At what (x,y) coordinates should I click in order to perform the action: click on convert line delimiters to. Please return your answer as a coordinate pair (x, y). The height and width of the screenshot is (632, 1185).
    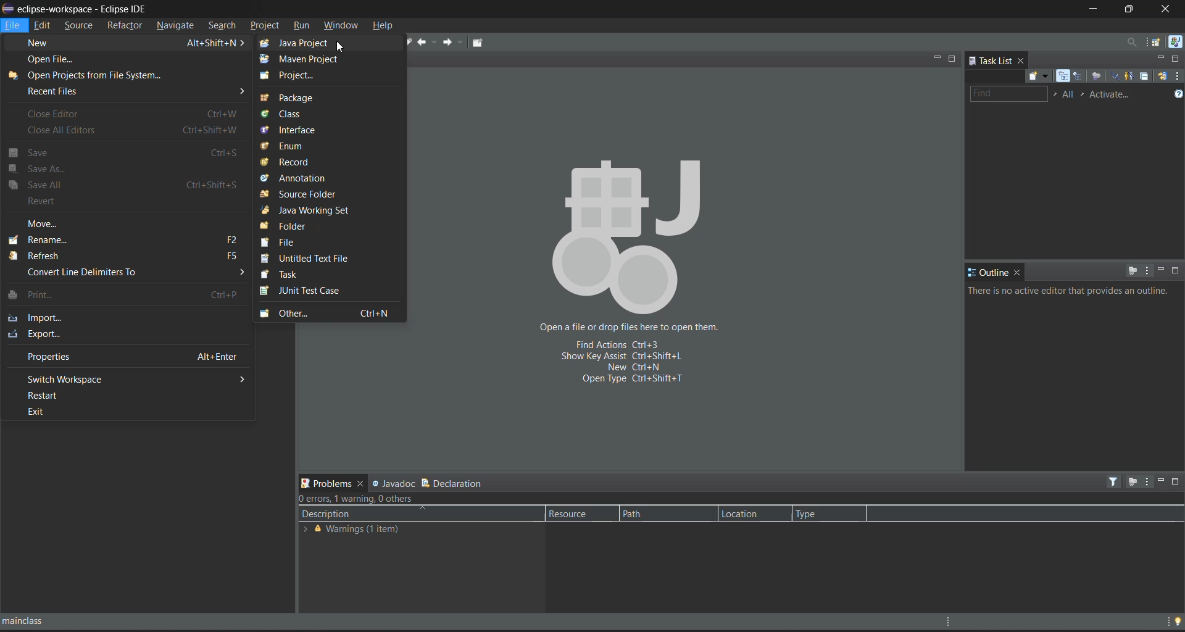
    Looking at the image, I should click on (133, 272).